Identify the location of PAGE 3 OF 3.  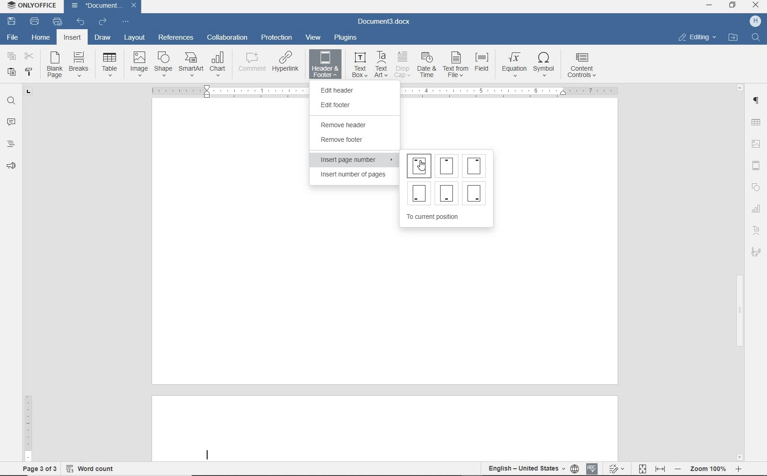
(38, 467).